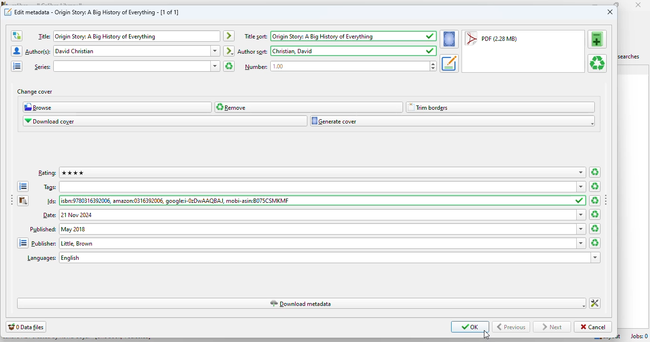 The height and width of the screenshot is (342, 650). I want to click on browse, so click(117, 107).